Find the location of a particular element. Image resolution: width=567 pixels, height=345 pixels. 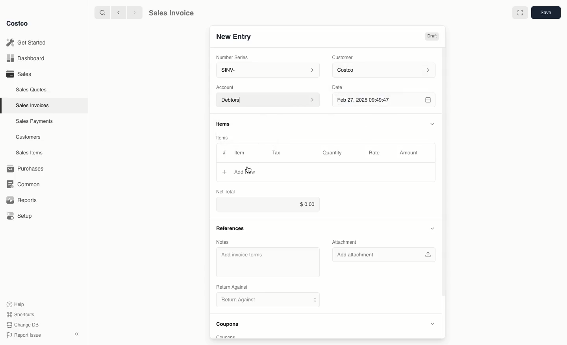

‘Add invoice terms is located at coordinates (243, 255).